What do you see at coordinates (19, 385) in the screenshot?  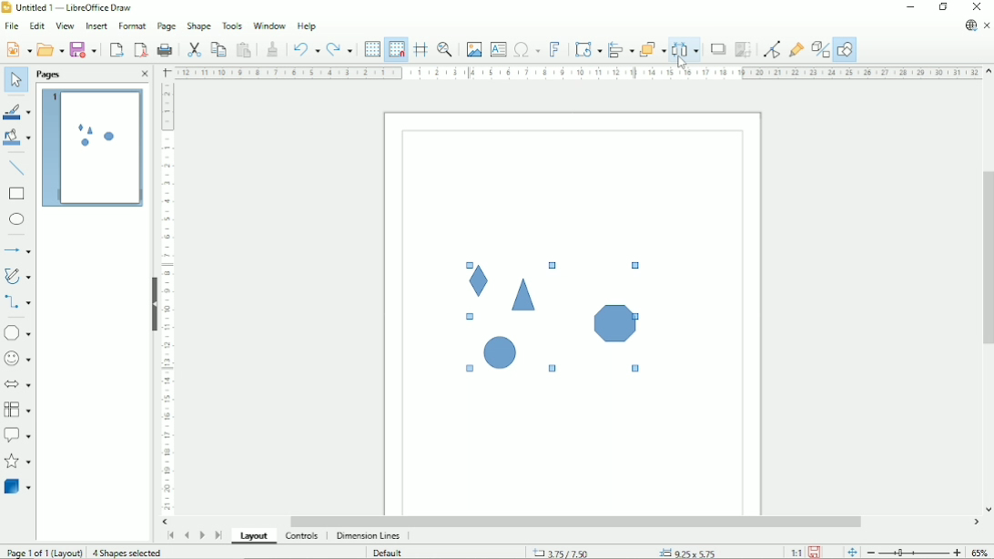 I see `Block arrows` at bounding box center [19, 385].